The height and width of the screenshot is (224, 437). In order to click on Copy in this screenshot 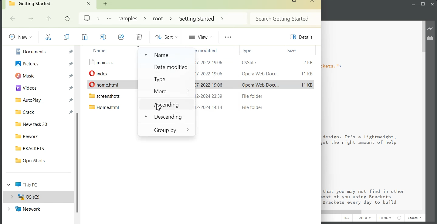, I will do `click(85, 37)`.